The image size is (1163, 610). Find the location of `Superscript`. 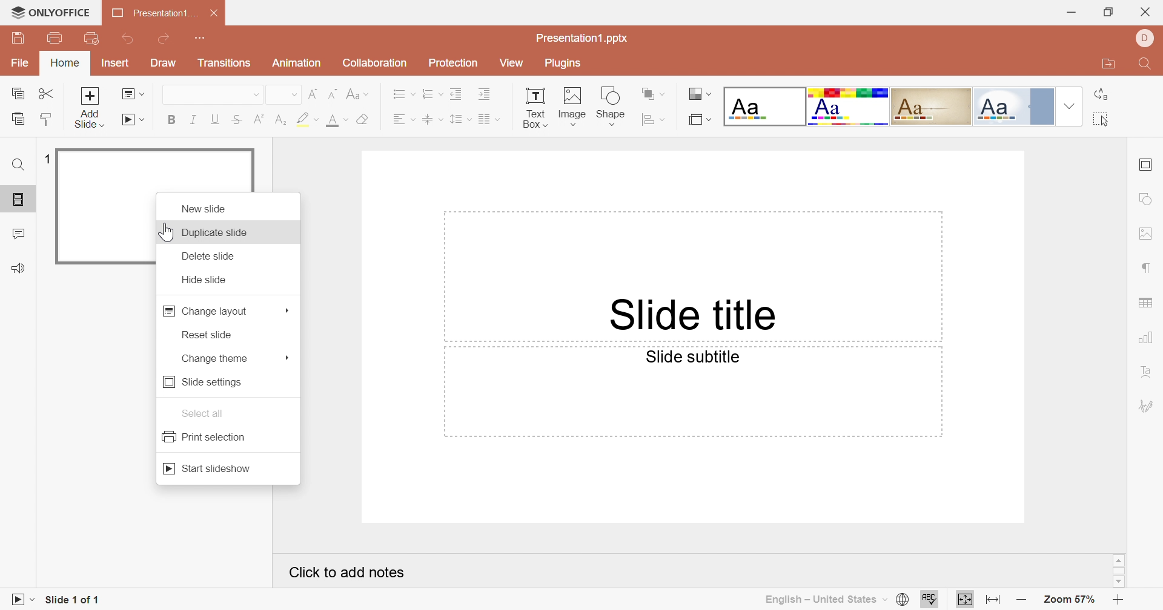

Superscript is located at coordinates (259, 120).